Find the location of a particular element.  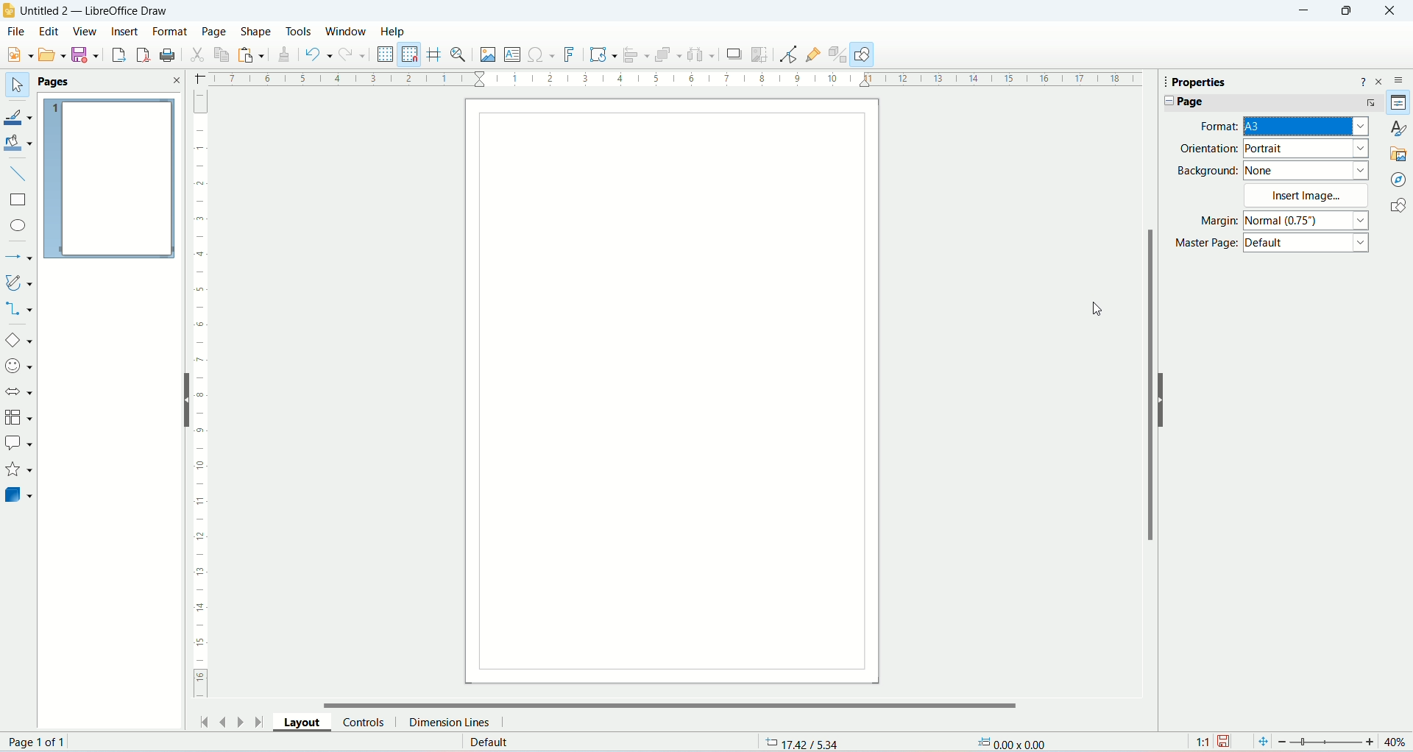

logo is located at coordinates (9, 11).